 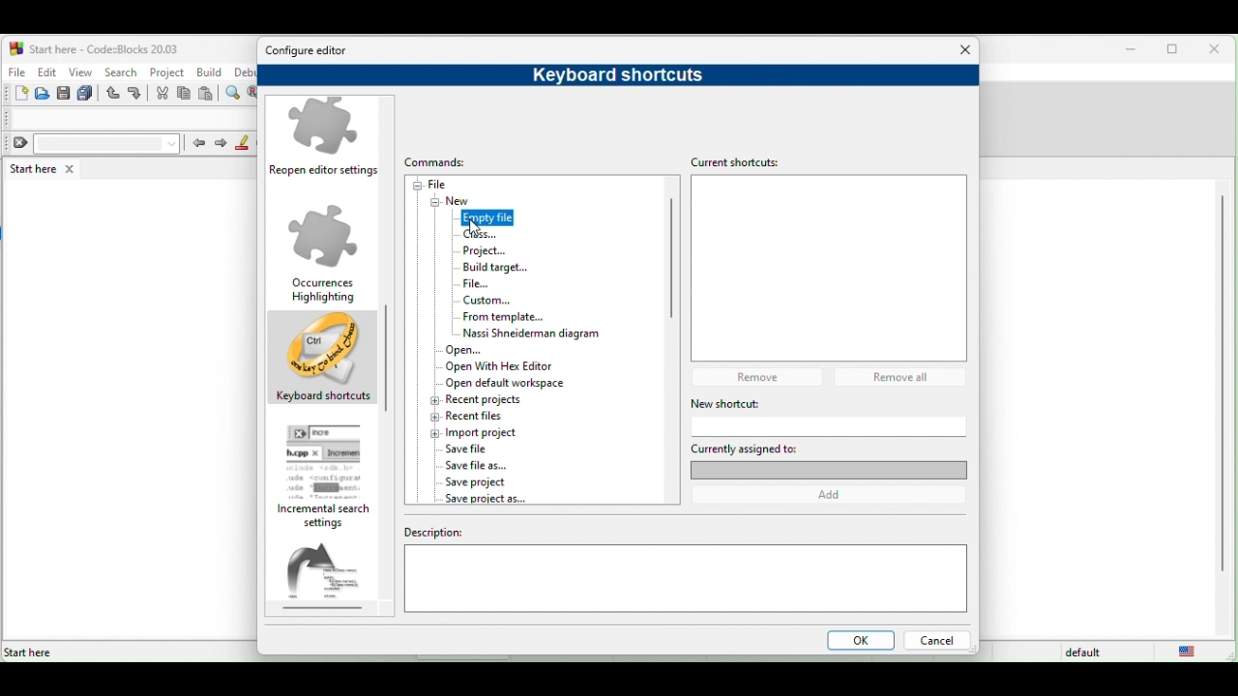 What do you see at coordinates (197, 142) in the screenshot?
I see `prev` at bounding box center [197, 142].